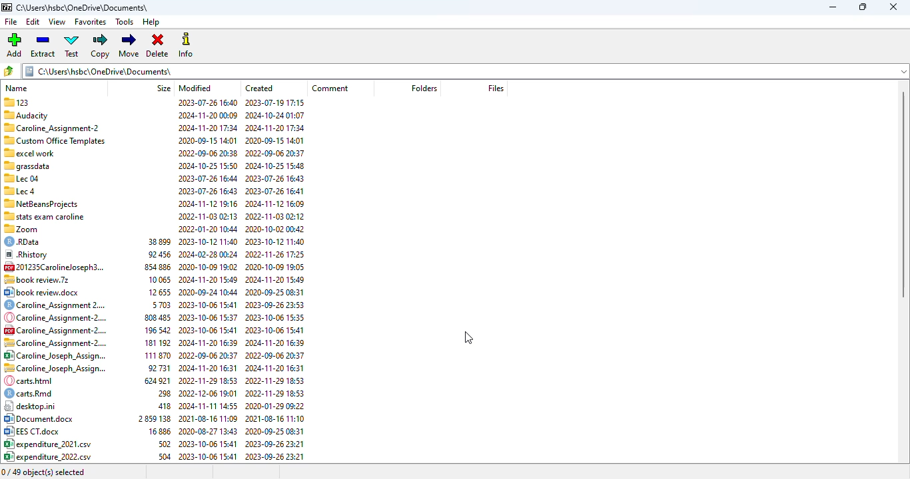  Describe the element at coordinates (153, 216) in the screenshot. I see `208 Zoom 2022-01-20 10:44 2020-10-02 00:42` at that location.